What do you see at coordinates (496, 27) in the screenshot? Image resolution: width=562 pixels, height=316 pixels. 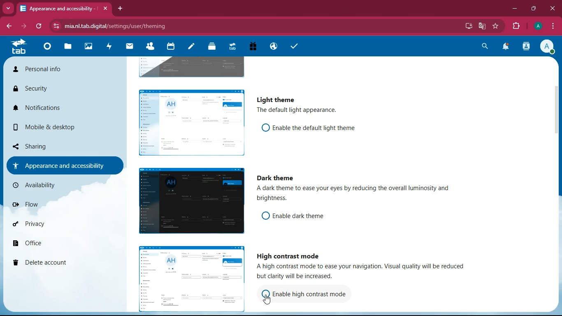 I see `favourite` at bounding box center [496, 27].